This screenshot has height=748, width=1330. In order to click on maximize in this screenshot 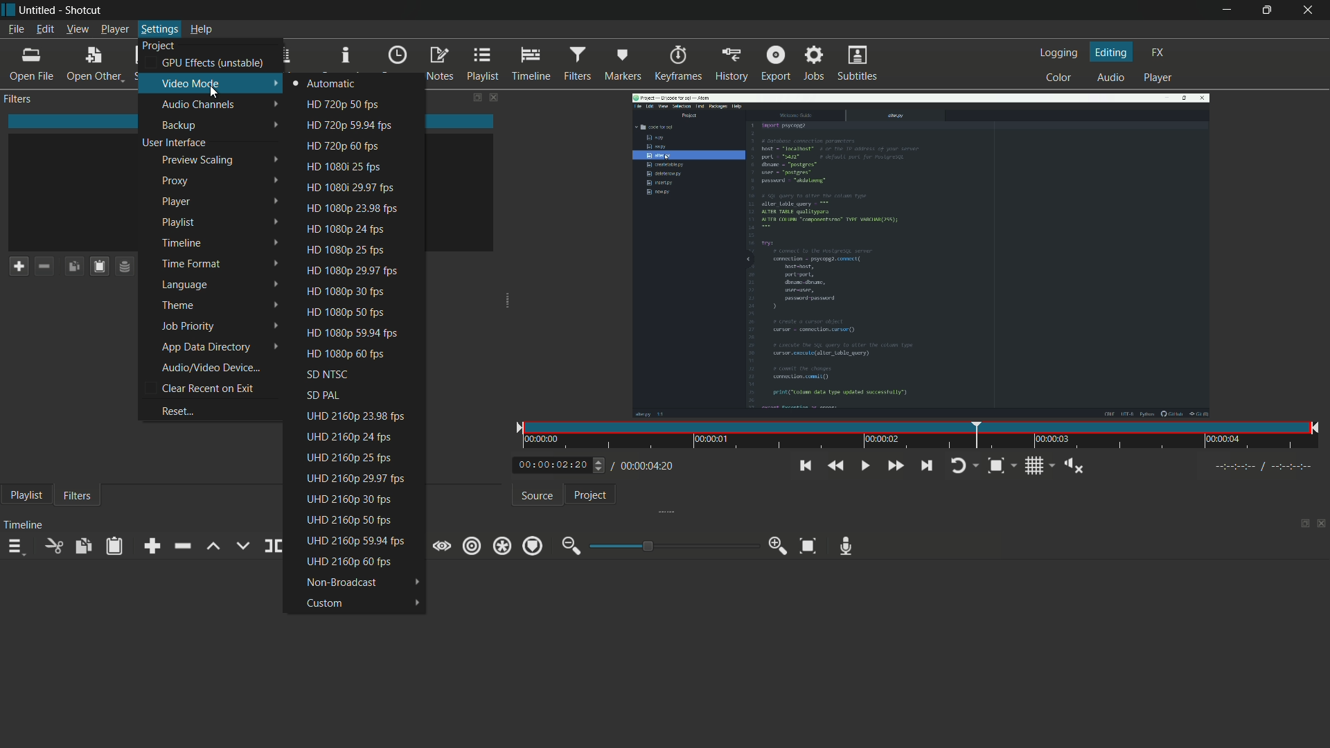, I will do `click(1267, 10)`.